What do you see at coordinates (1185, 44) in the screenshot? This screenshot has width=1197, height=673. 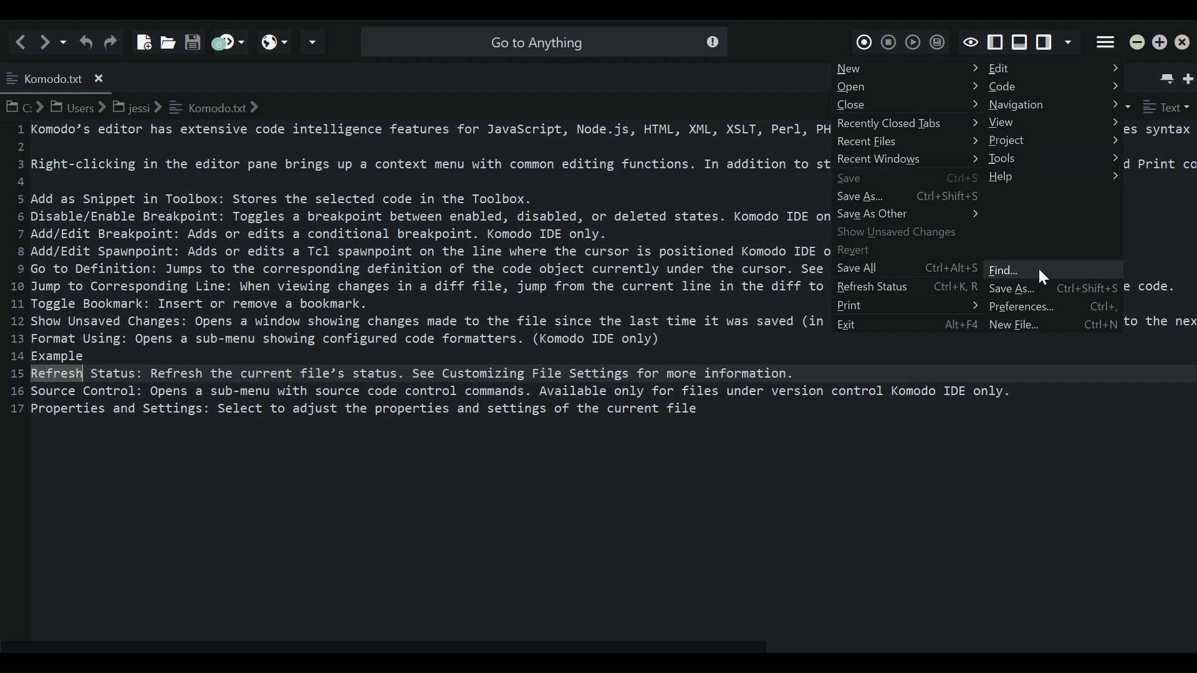 I see `Close` at bounding box center [1185, 44].